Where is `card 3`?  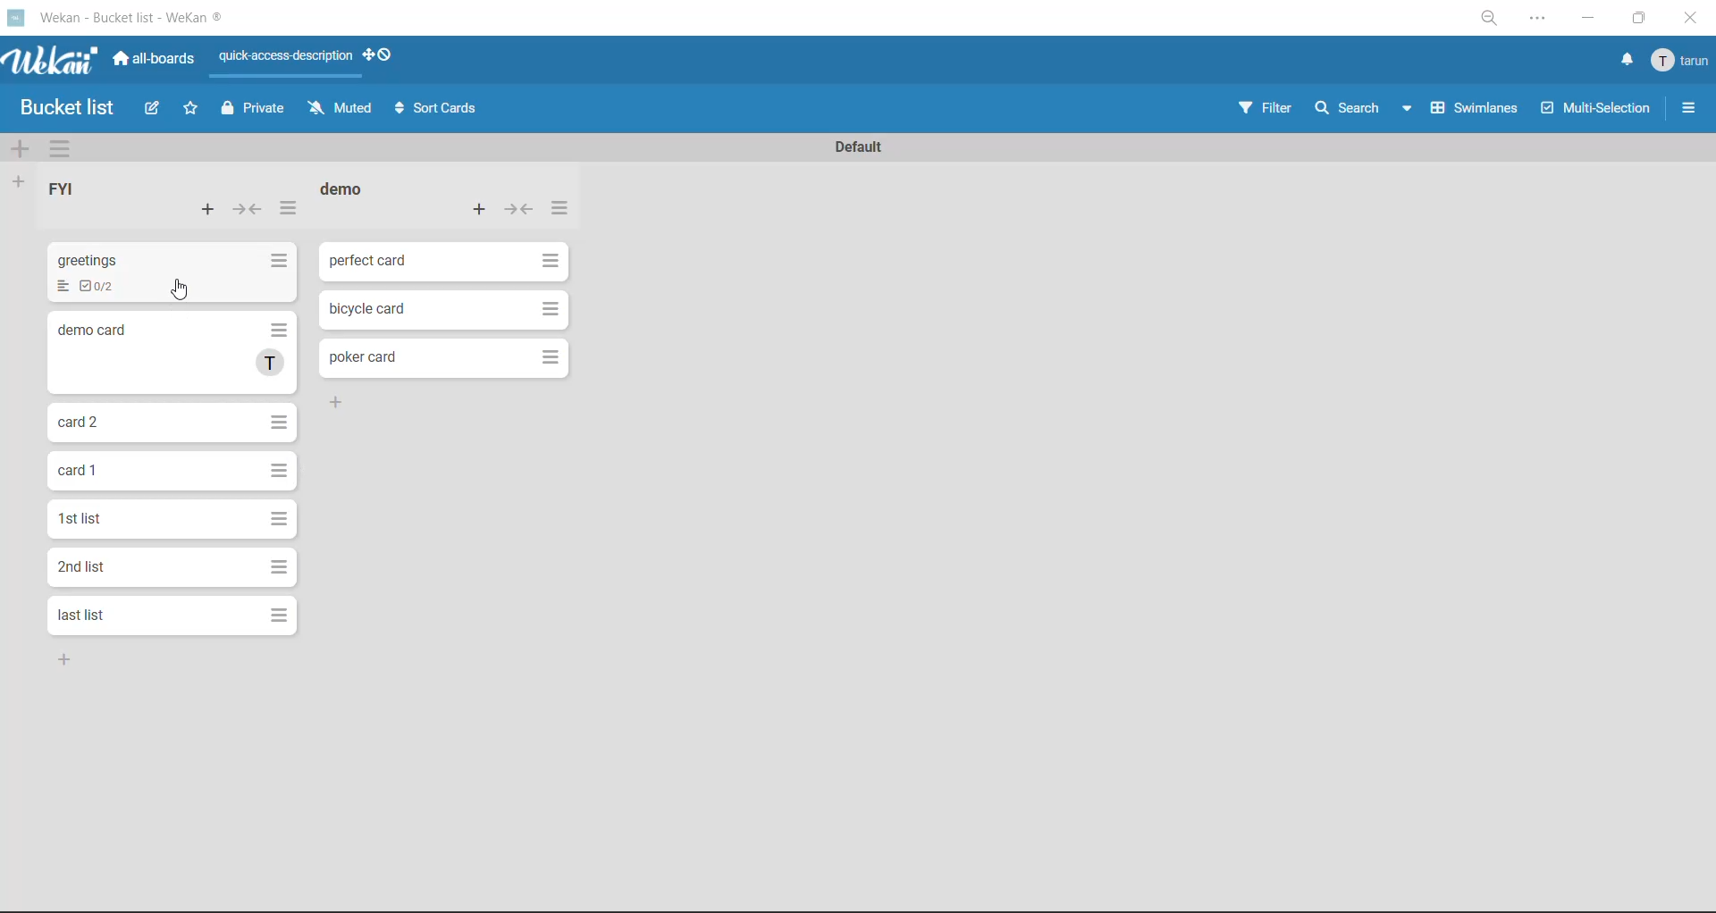
card 3 is located at coordinates (174, 422).